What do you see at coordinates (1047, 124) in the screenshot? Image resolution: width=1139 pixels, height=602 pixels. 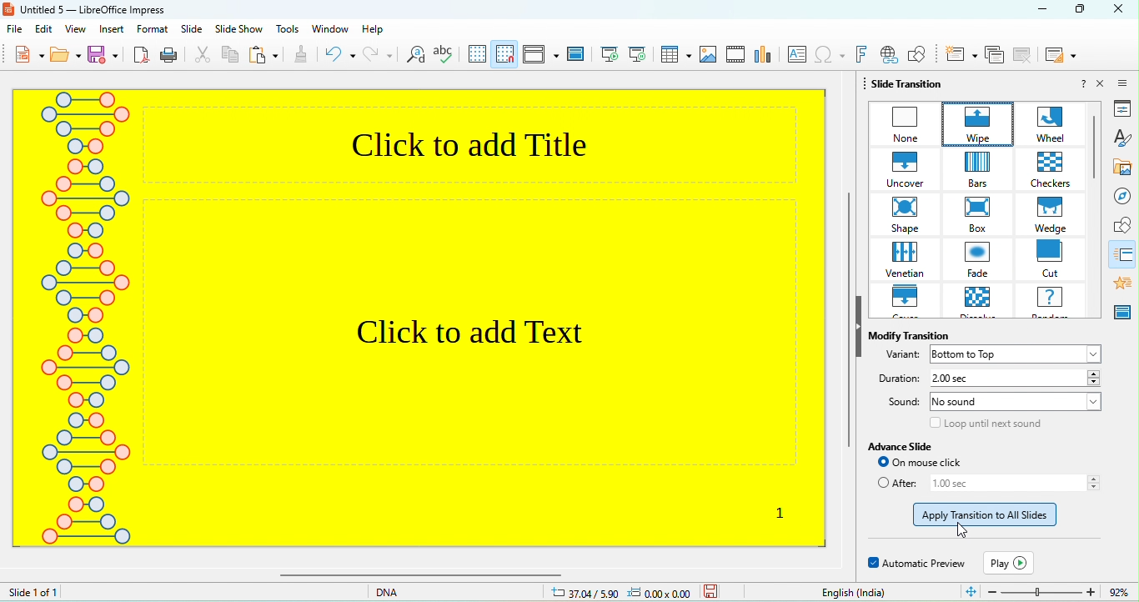 I see `wheel` at bounding box center [1047, 124].